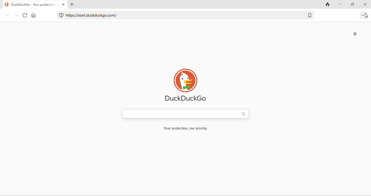 This screenshot has width=371, height=196. Describe the element at coordinates (309, 15) in the screenshot. I see `add bookmark` at that location.